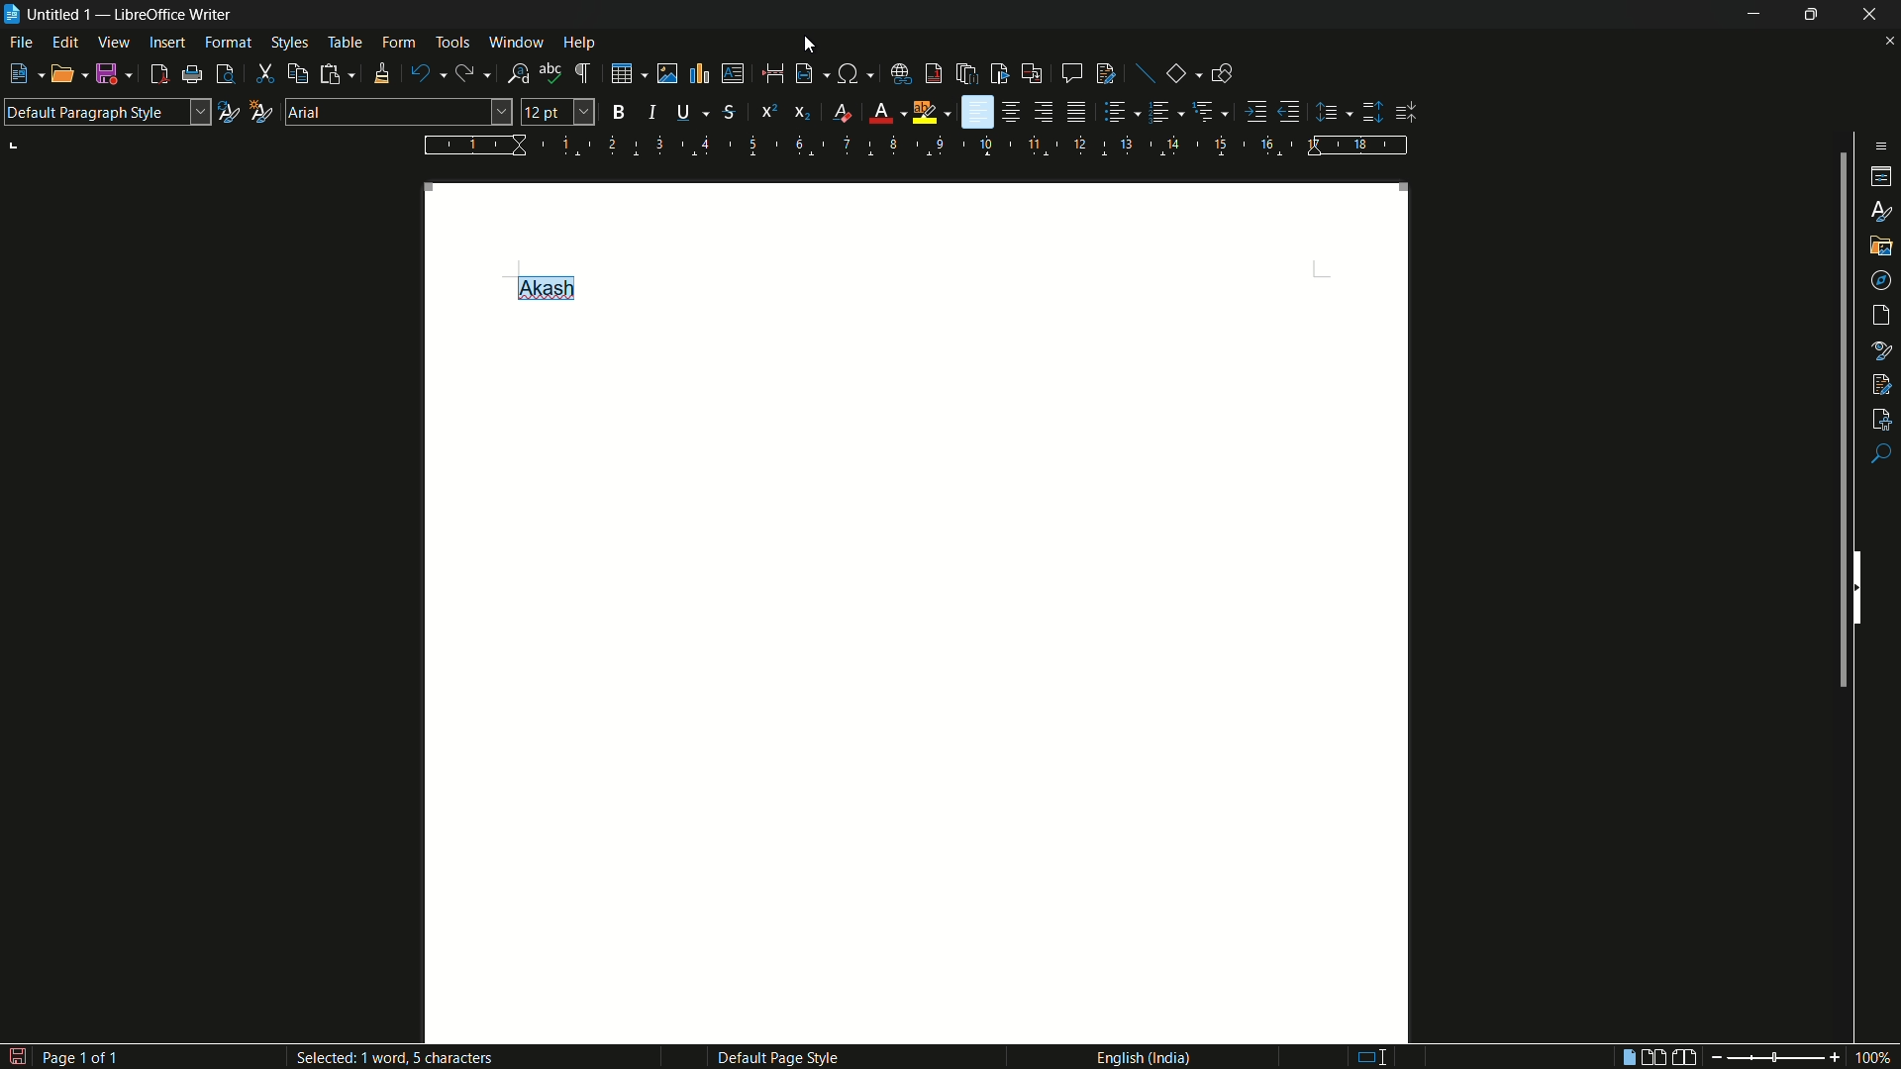 This screenshot has width=1901, height=1069. What do you see at coordinates (1871, 14) in the screenshot?
I see `close app` at bounding box center [1871, 14].